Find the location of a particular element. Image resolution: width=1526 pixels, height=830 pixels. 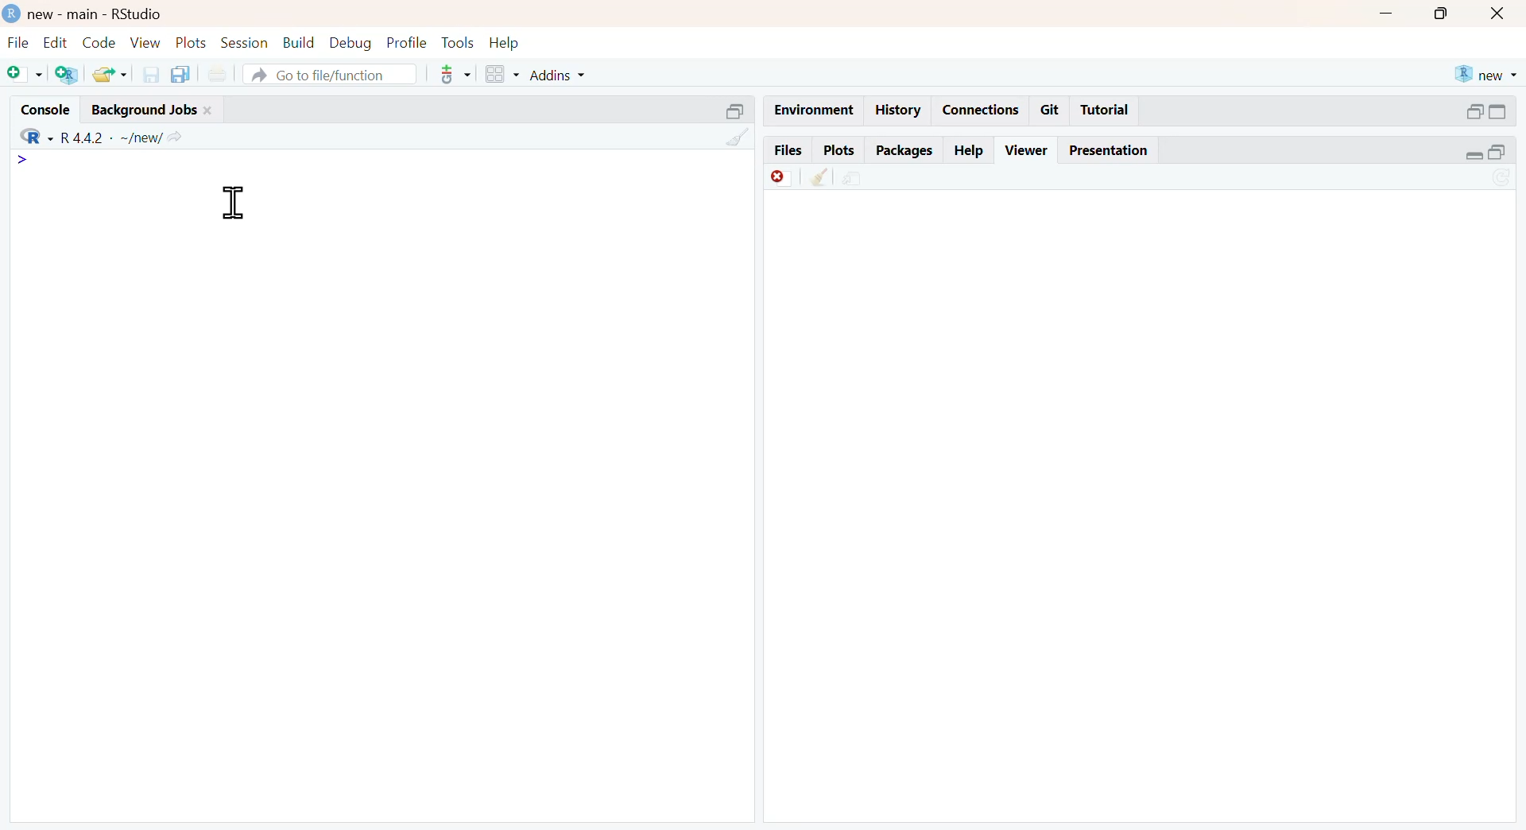

clean is located at coordinates (739, 137).